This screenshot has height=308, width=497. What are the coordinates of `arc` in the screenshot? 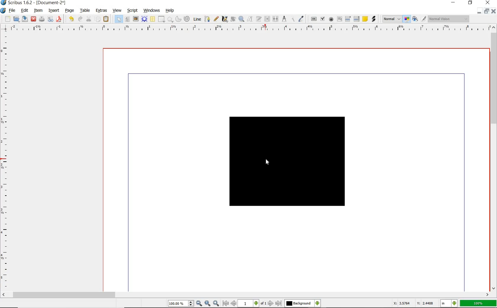 It's located at (178, 19).